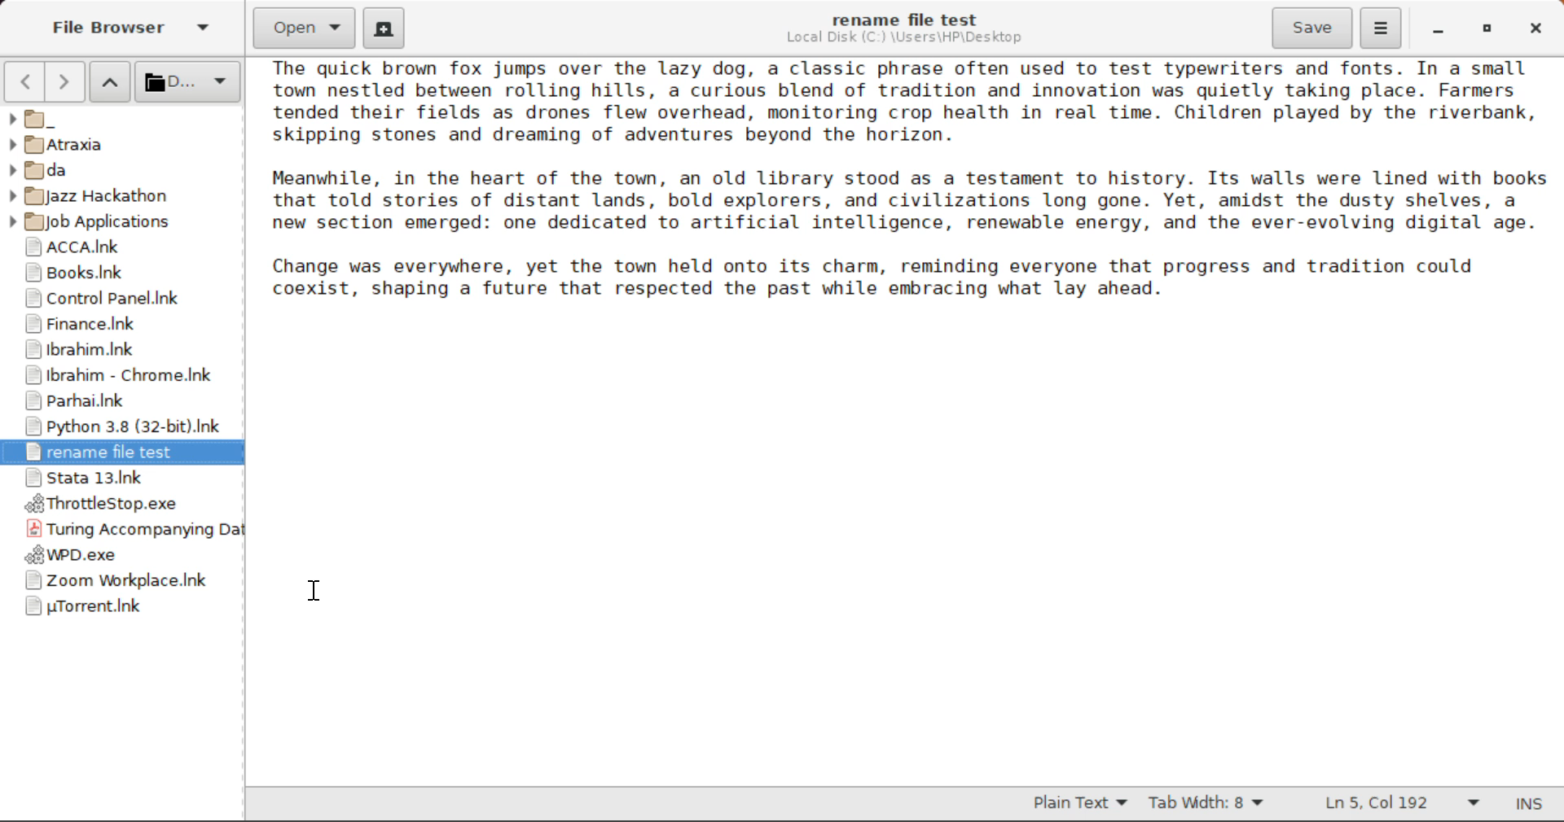 The width and height of the screenshot is (1564, 822). What do you see at coordinates (907, 39) in the screenshot?
I see `File Location` at bounding box center [907, 39].